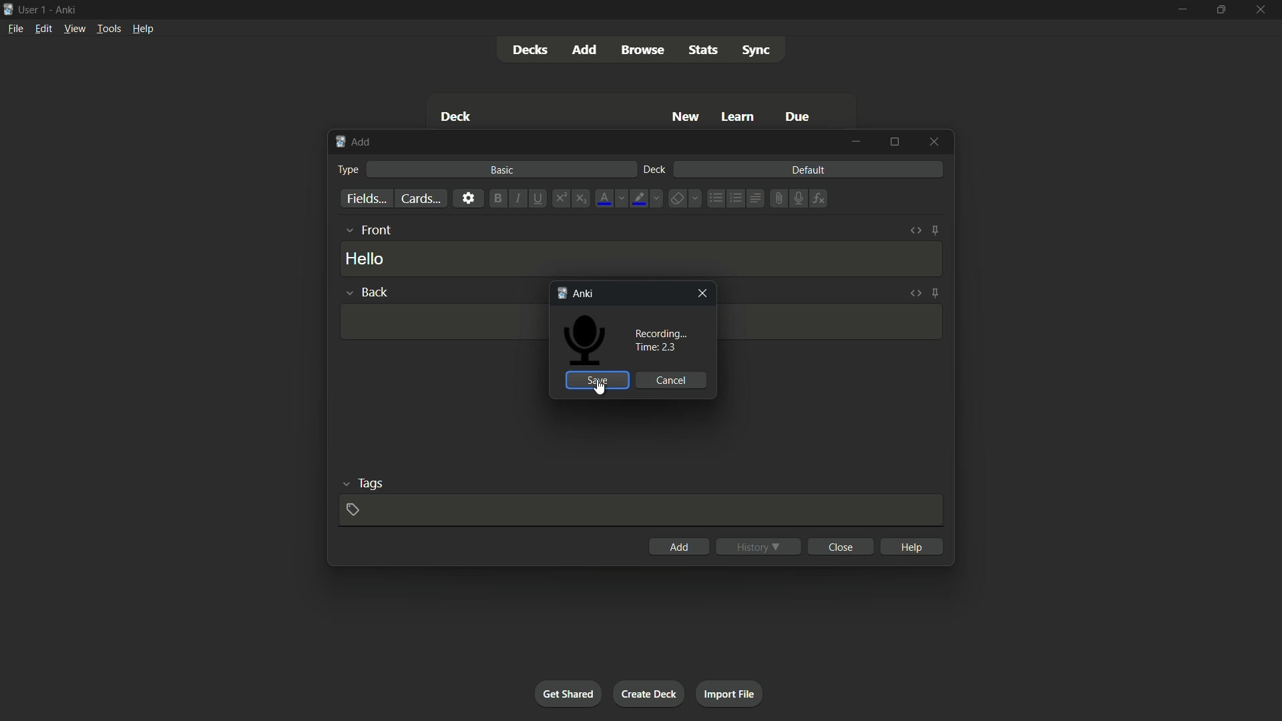 The height and width of the screenshot is (721, 1282). I want to click on maximize, so click(1223, 10).